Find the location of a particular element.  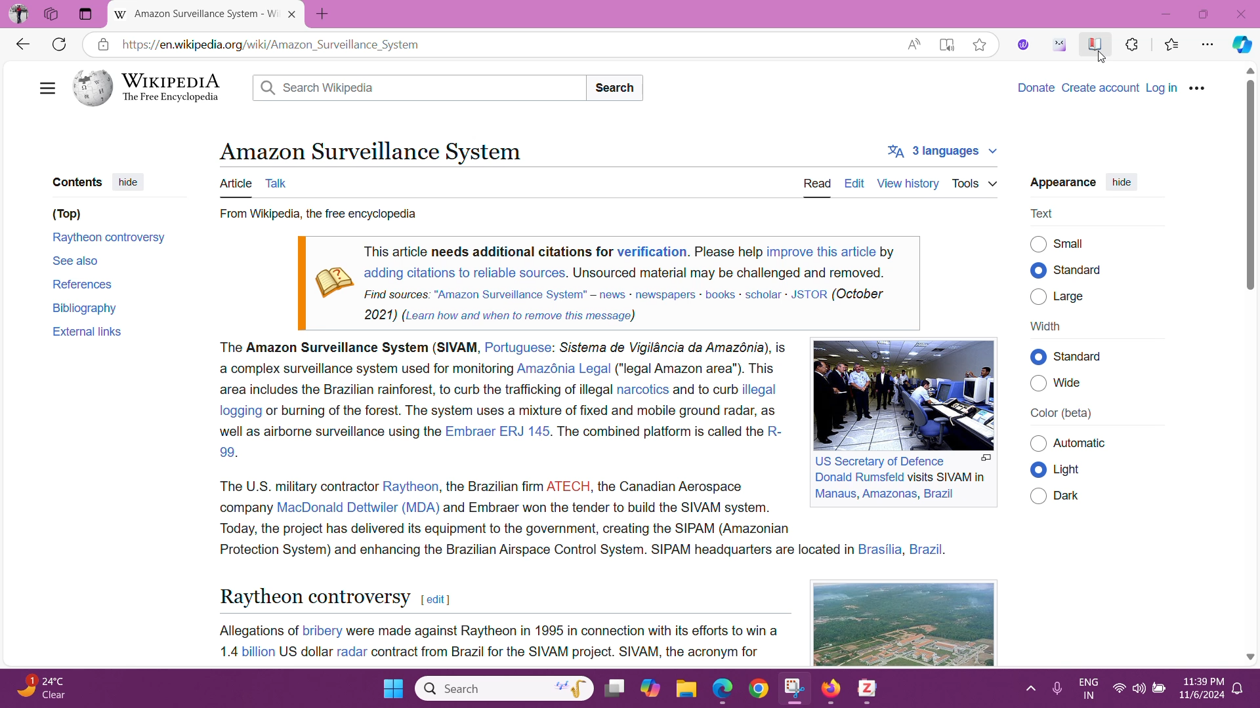

area includes the Brazilian rainforest, to curb the trafficking of illegal is located at coordinates (415, 391).